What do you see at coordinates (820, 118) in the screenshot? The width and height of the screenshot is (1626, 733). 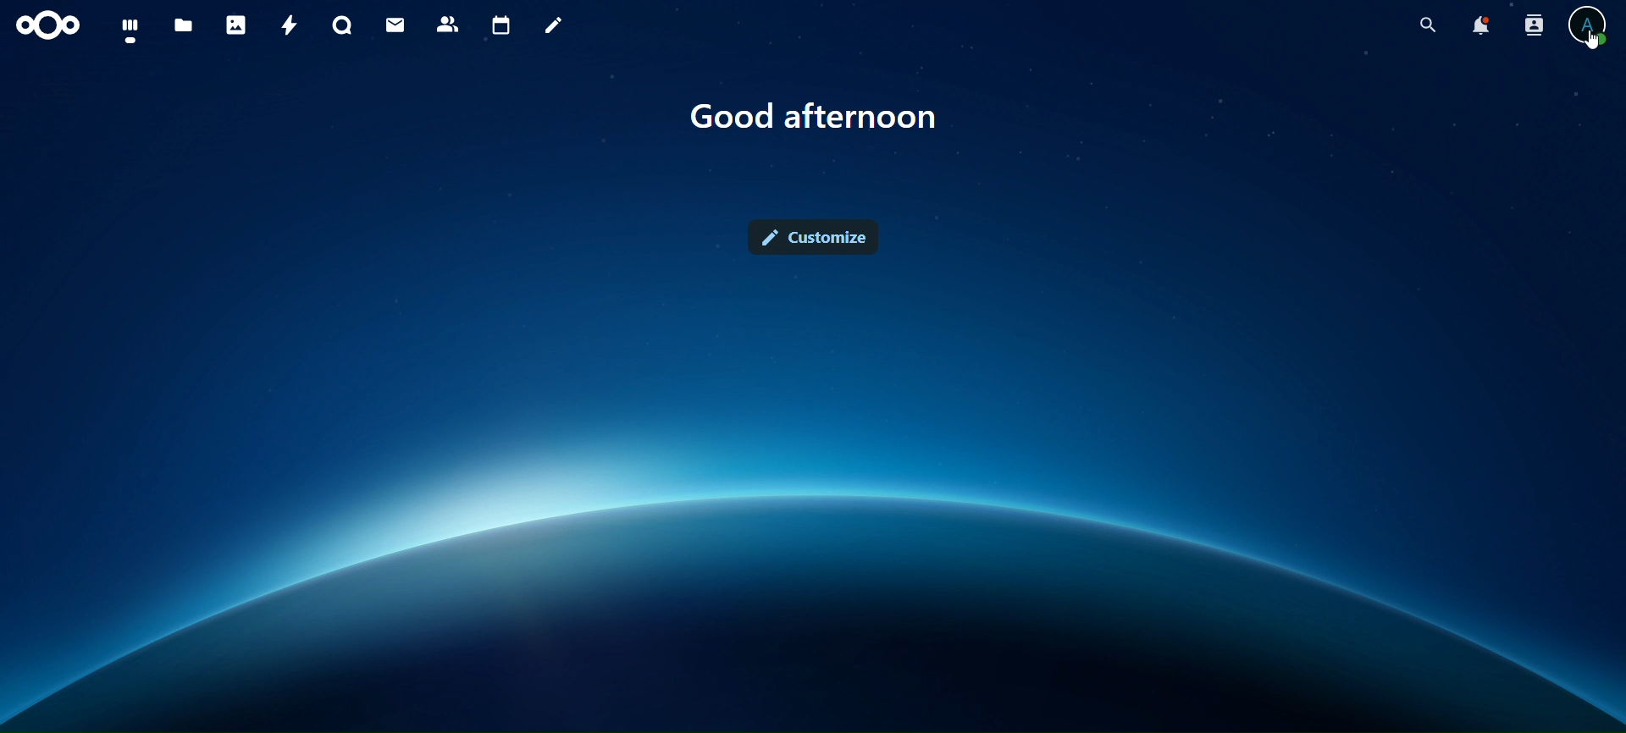 I see `text` at bounding box center [820, 118].